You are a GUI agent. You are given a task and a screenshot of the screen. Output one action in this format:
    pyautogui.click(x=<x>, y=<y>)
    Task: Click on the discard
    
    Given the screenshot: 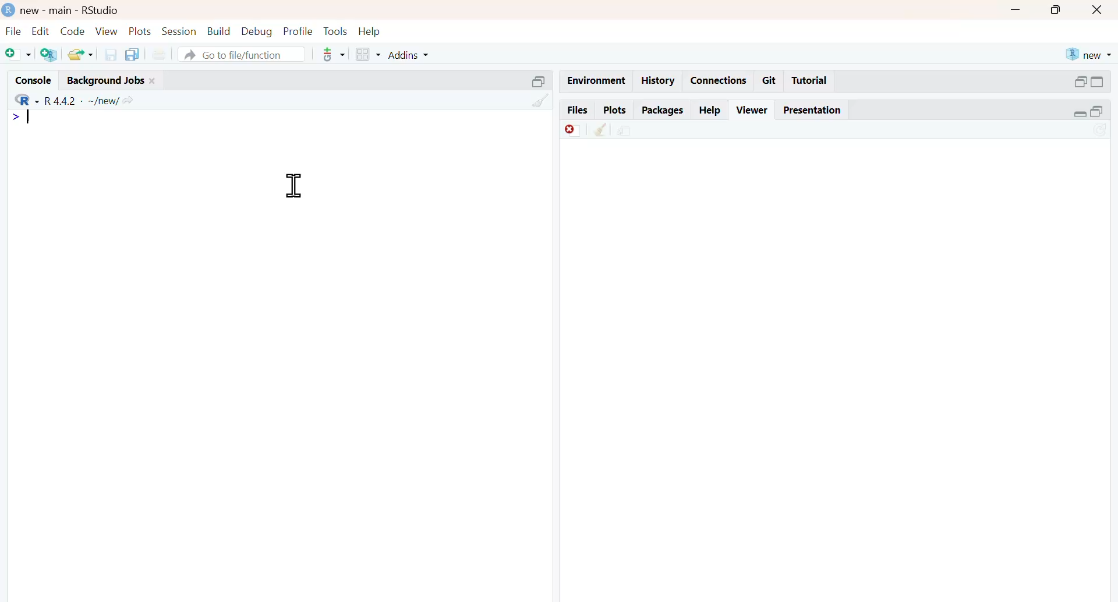 What is the action you would take?
    pyautogui.click(x=574, y=131)
    